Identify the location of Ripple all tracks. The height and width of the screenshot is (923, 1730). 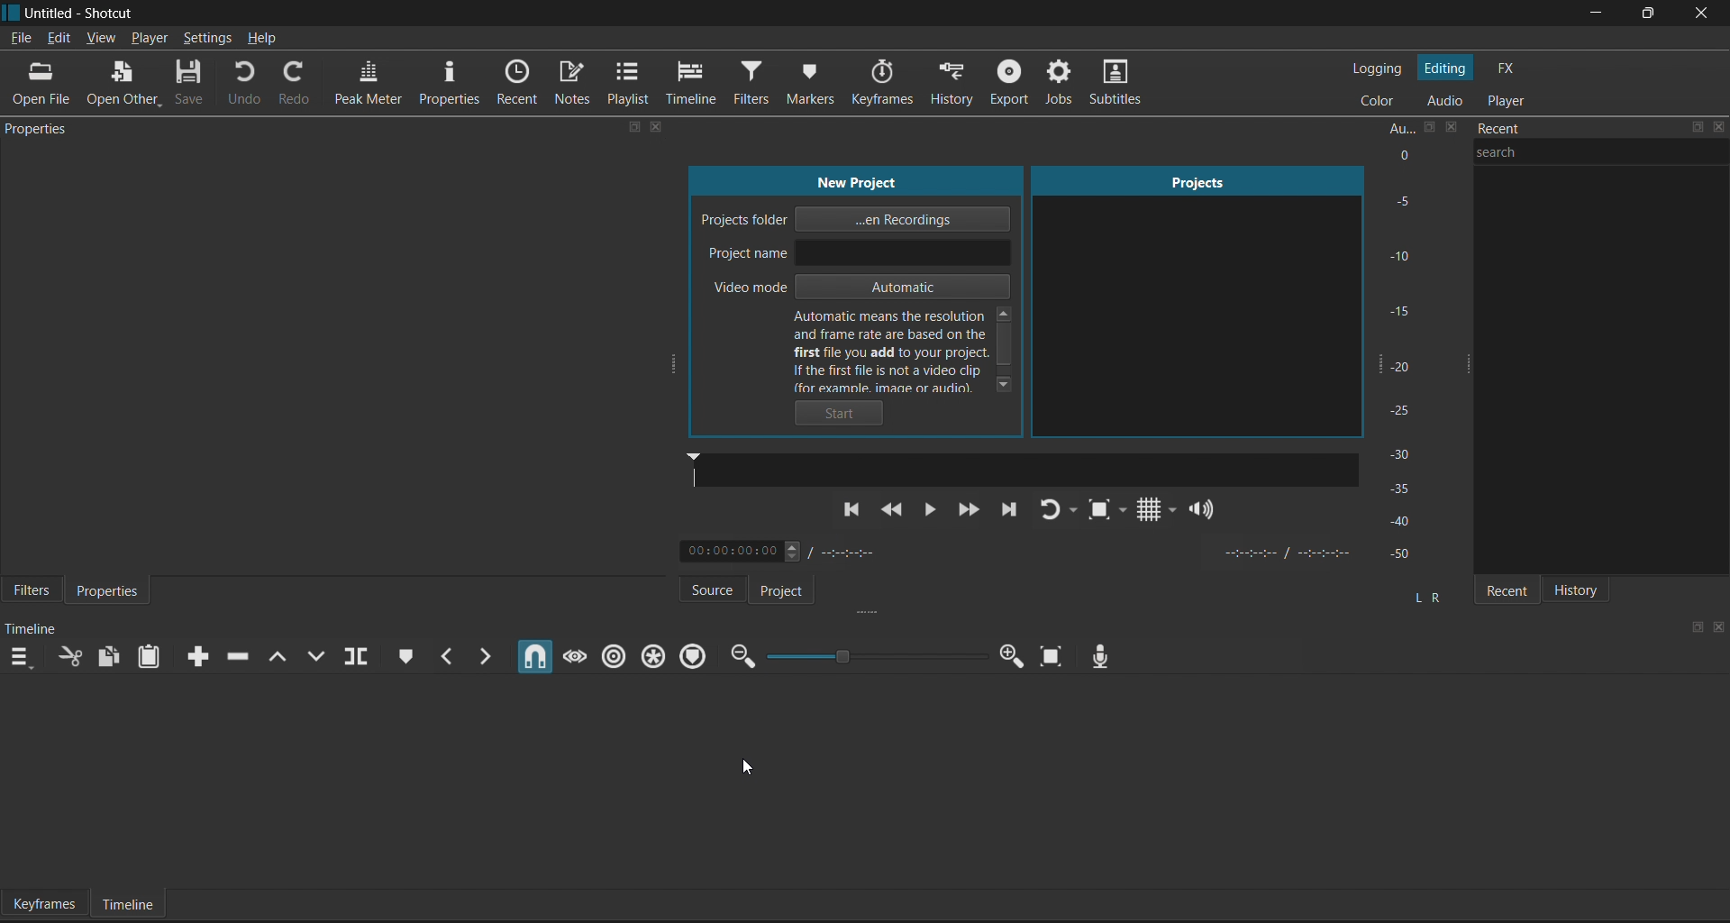
(652, 654).